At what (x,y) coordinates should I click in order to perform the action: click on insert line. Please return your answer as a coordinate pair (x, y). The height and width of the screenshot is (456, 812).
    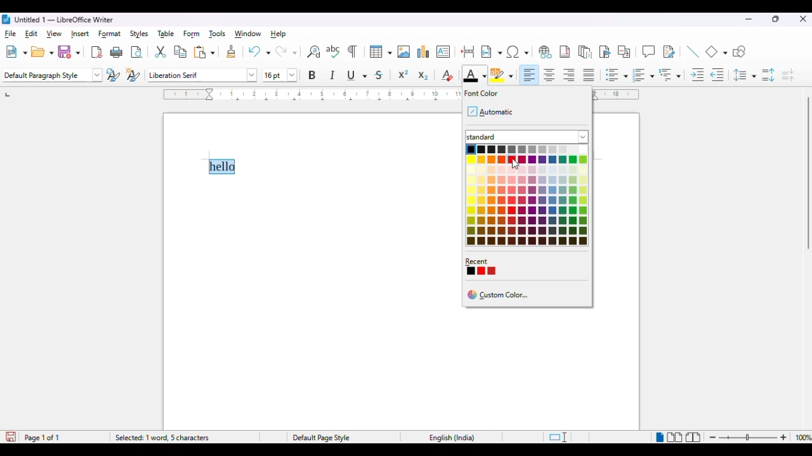
    Looking at the image, I should click on (692, 51).